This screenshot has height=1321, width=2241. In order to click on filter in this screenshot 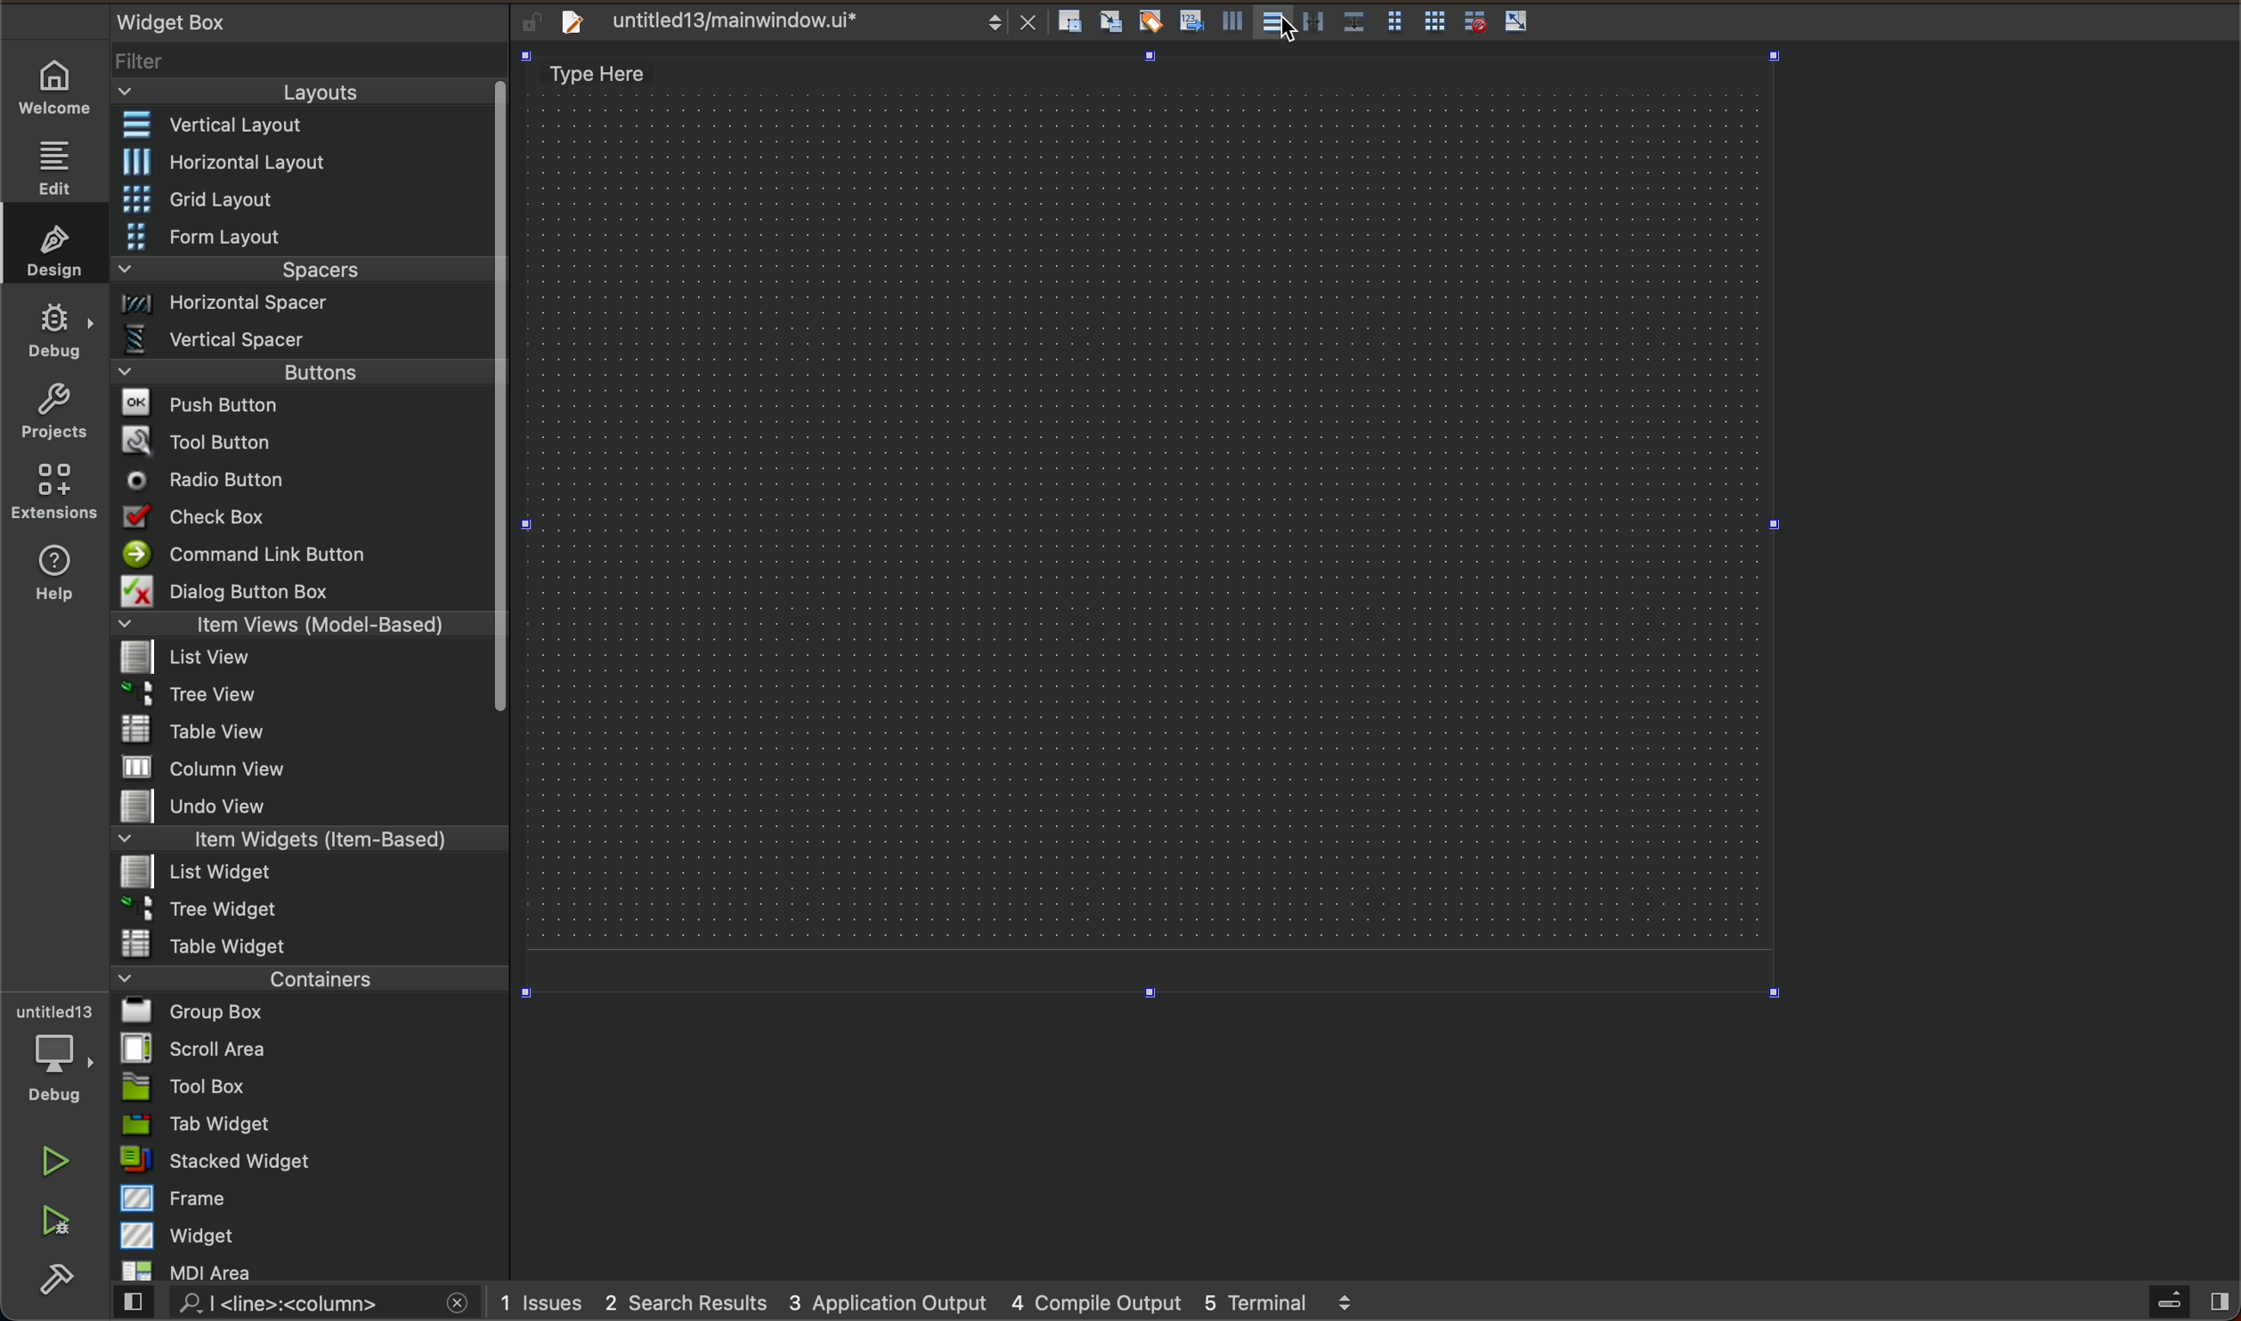, I will do `click(308, 61)`.